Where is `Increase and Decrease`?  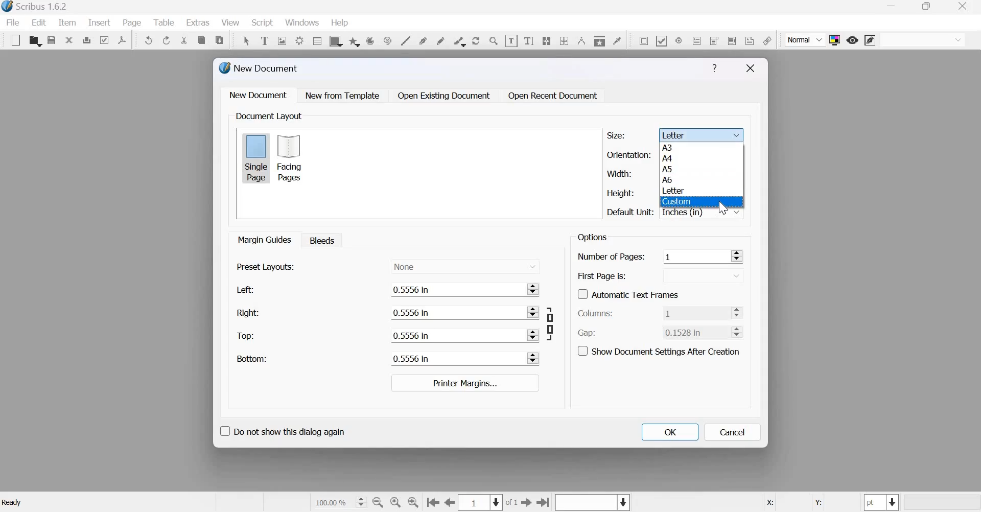
Increase and Decrease is located at coordinates (739, 331).